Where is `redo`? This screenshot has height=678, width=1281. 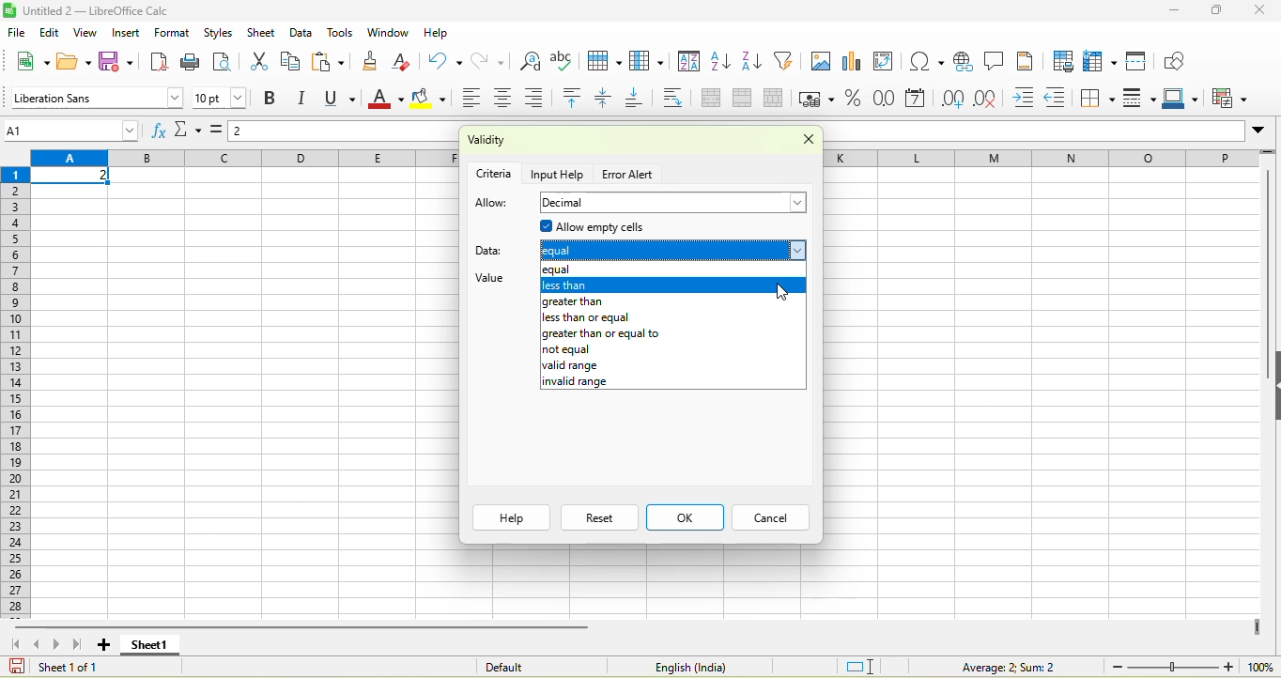
redo is located at coordinates (494, 60).